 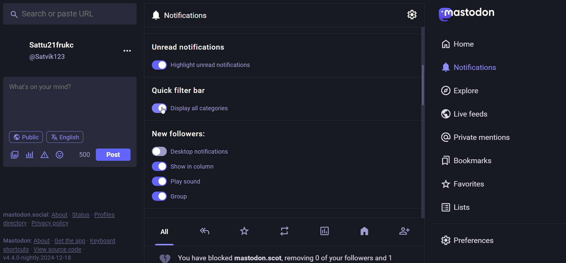 What do you see at coordinates (205, 231) in the screenshot?
I see `reply` at bounding box center [205, 231].